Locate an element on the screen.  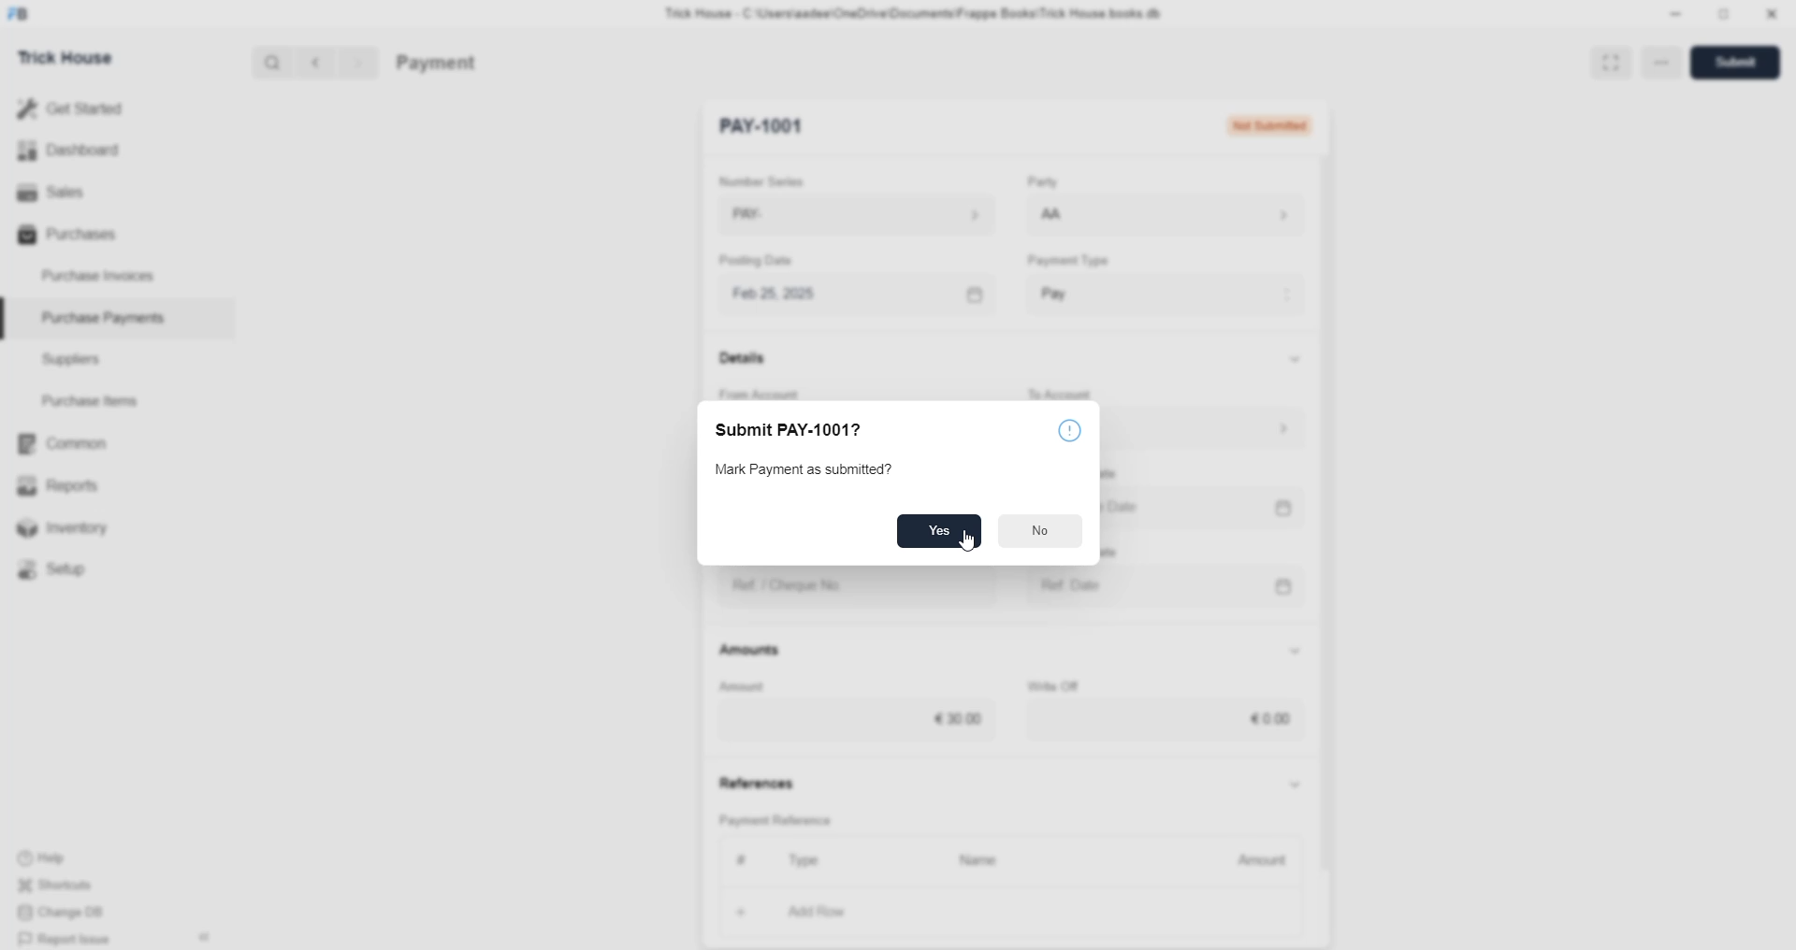
Shortcuts is located at coordinates (66, 887).